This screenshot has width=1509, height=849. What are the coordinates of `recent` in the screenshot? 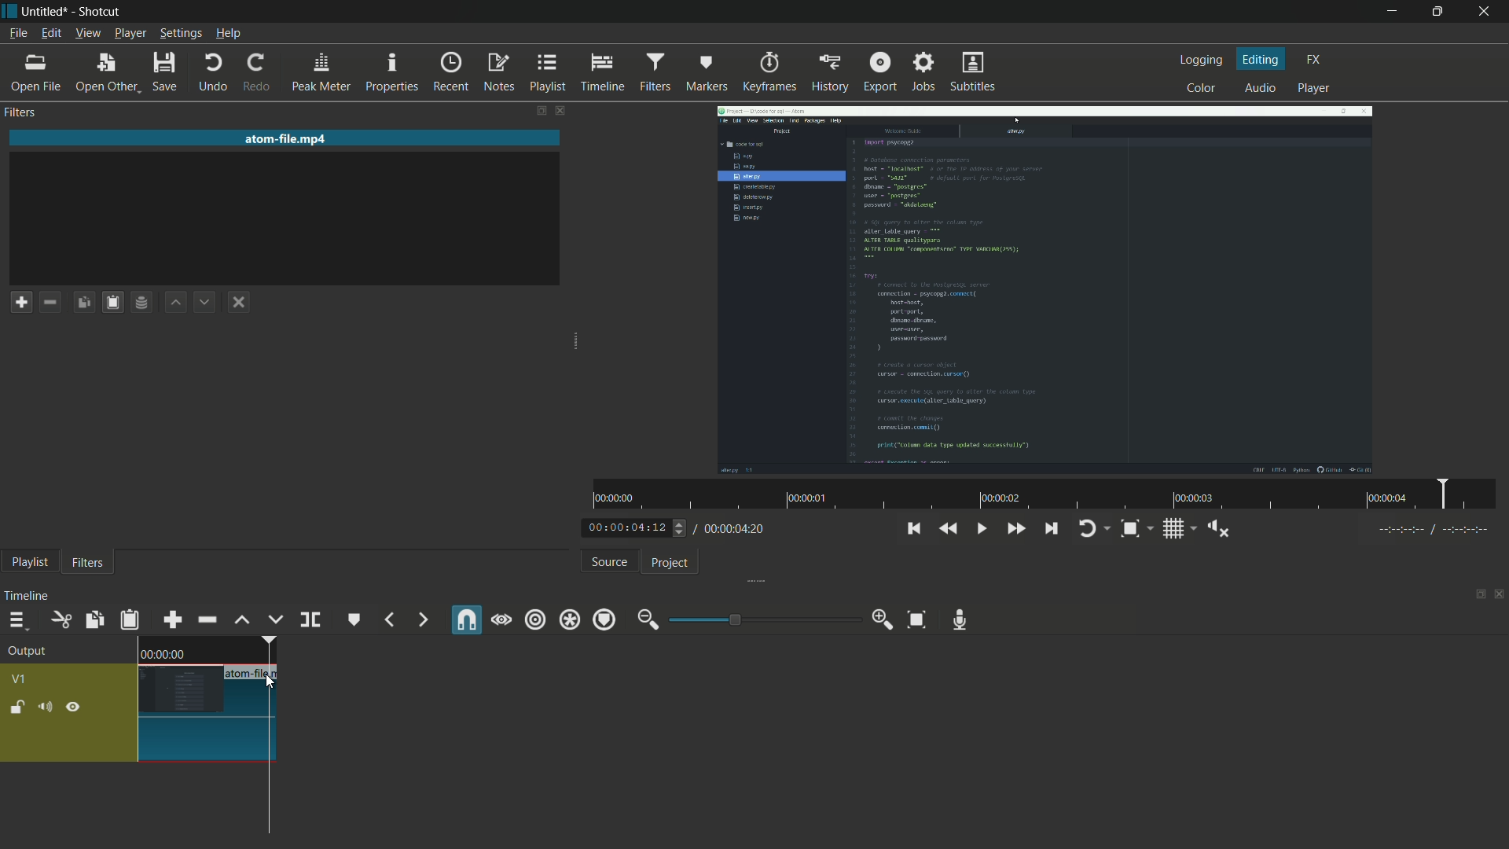 It's located at (450, 72).